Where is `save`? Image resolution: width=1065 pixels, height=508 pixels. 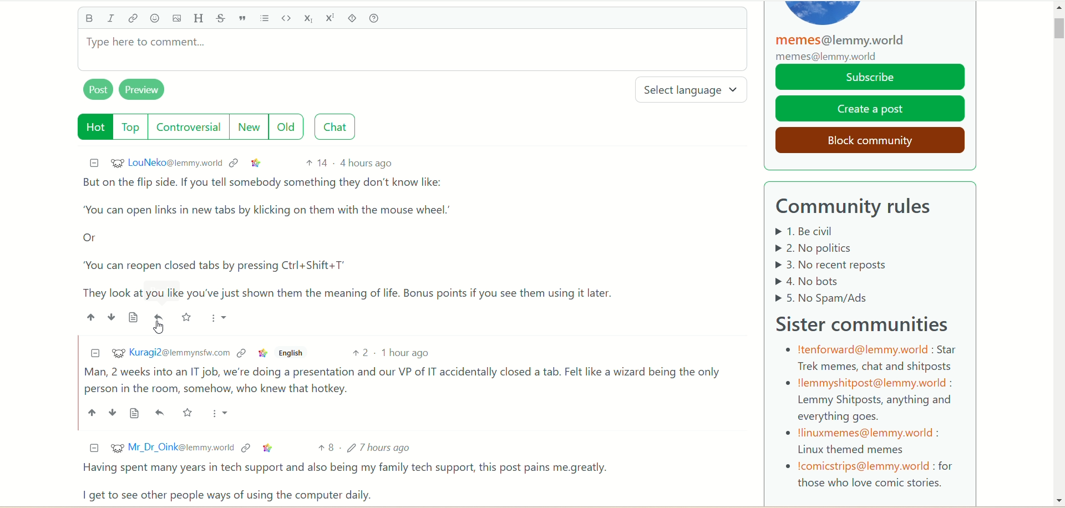 save is located at coordinates (189, 413).